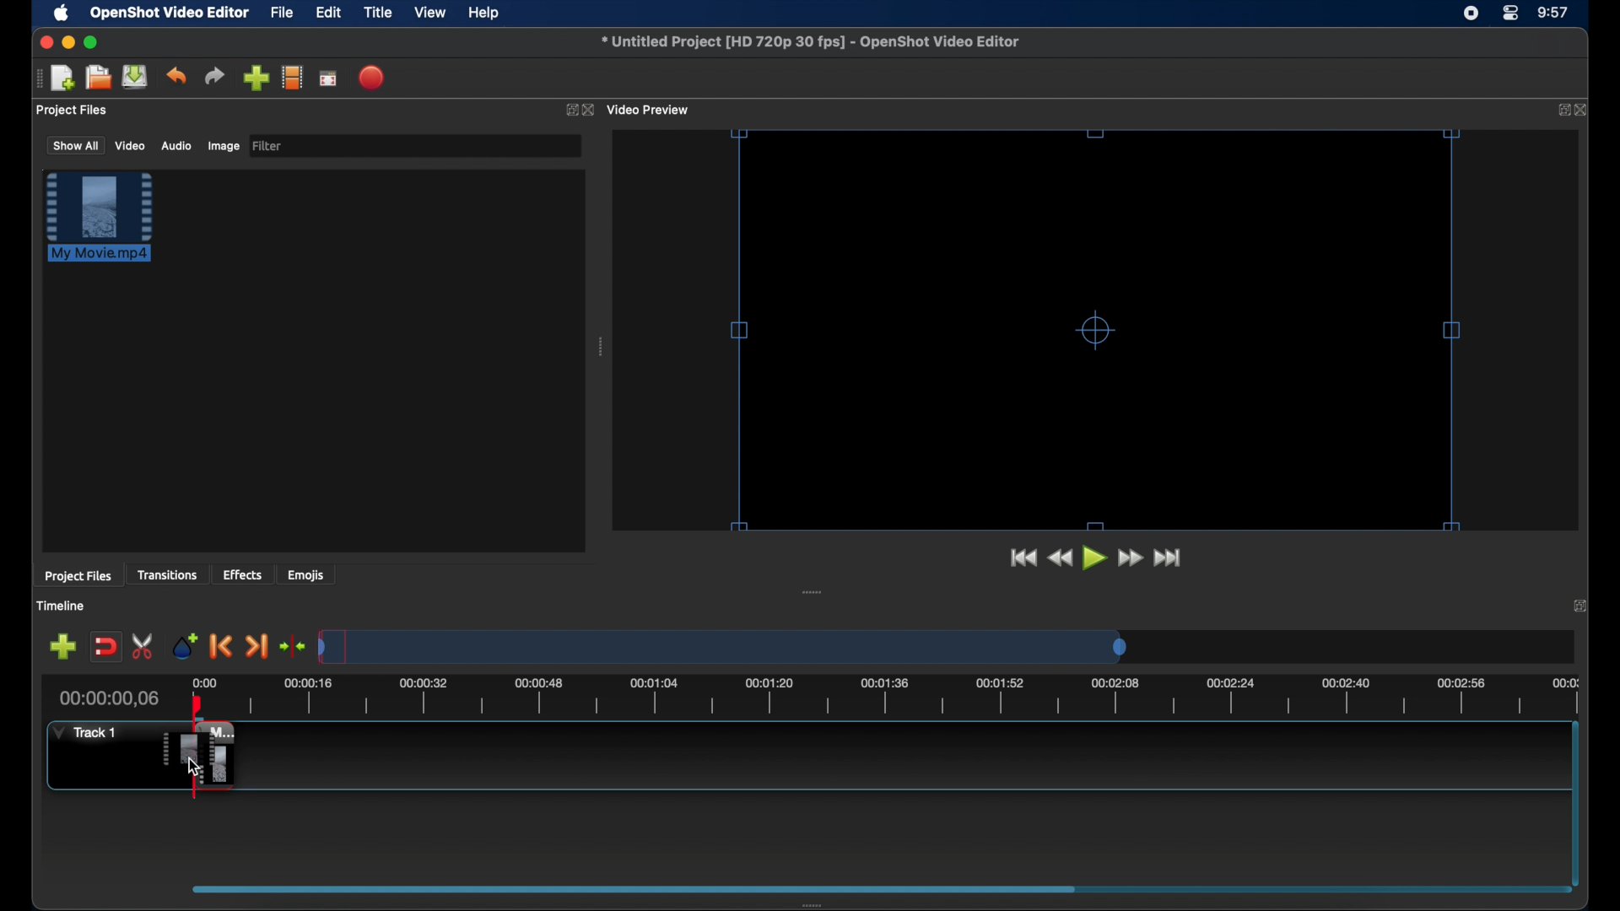 This screenshot has width=1620, height=911. I want to click on edit, so click(328, 13).